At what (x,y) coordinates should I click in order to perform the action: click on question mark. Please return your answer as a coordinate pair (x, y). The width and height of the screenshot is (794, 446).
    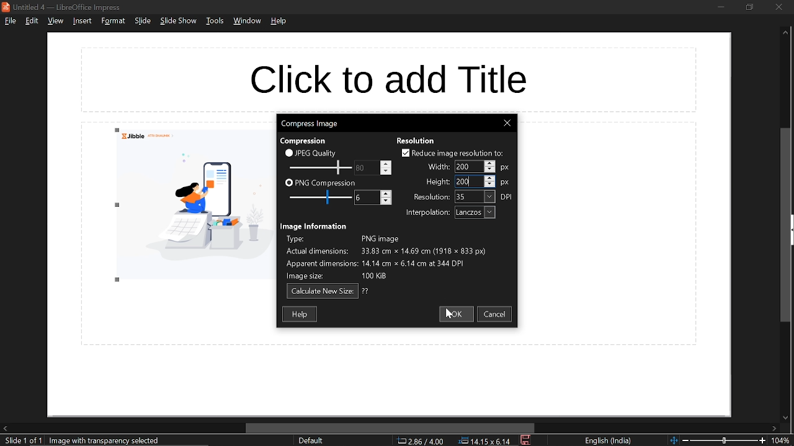
    Looking at the image, I should click on (366, 291).